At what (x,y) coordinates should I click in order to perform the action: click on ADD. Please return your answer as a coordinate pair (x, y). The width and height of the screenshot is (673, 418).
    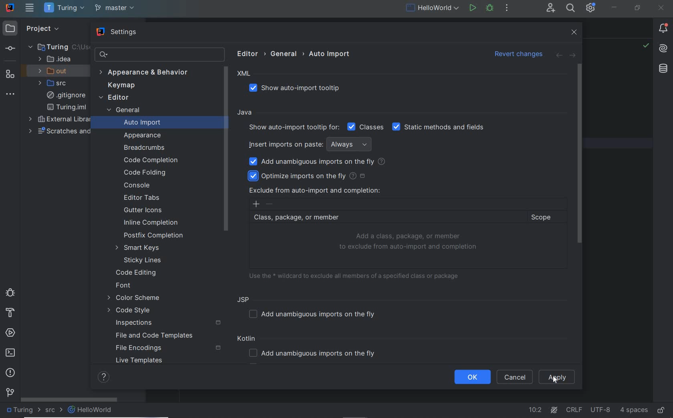
    Looking at the image, I should click on (256, 204).